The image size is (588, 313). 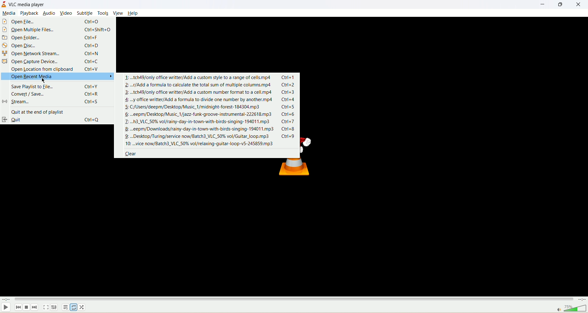 What do you see at coordinates (41, 93) in the screenshot?
I see `convert/save...` at bounding box center [41, 93].